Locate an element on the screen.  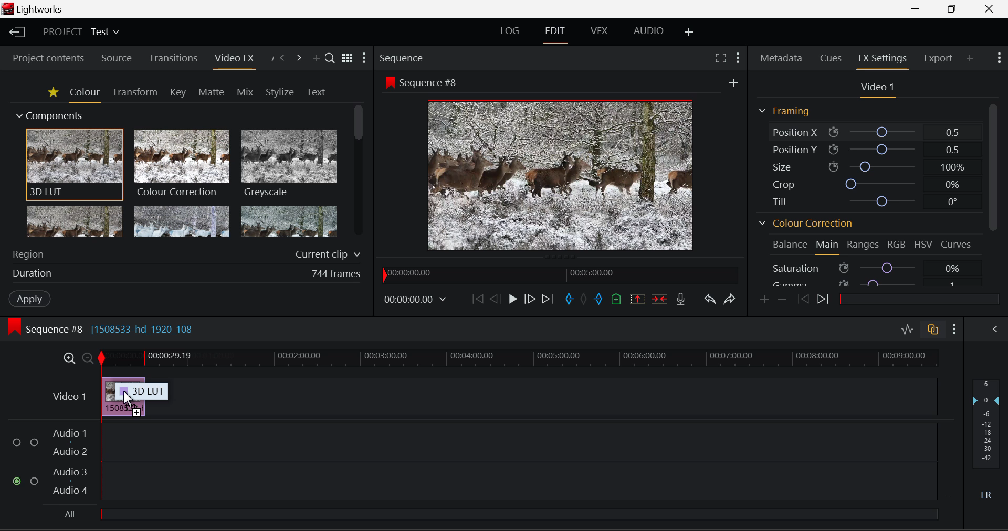
Audio 3 is located at coordinates (71, 472).